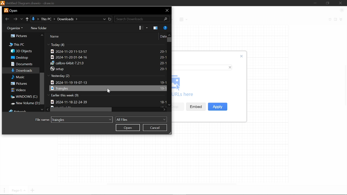 The height and width of the screenshot is (195, 347). What do you see at coordinates (163, 58) in the screenshot?
I see `20-1` at bounding box center [163, 58].